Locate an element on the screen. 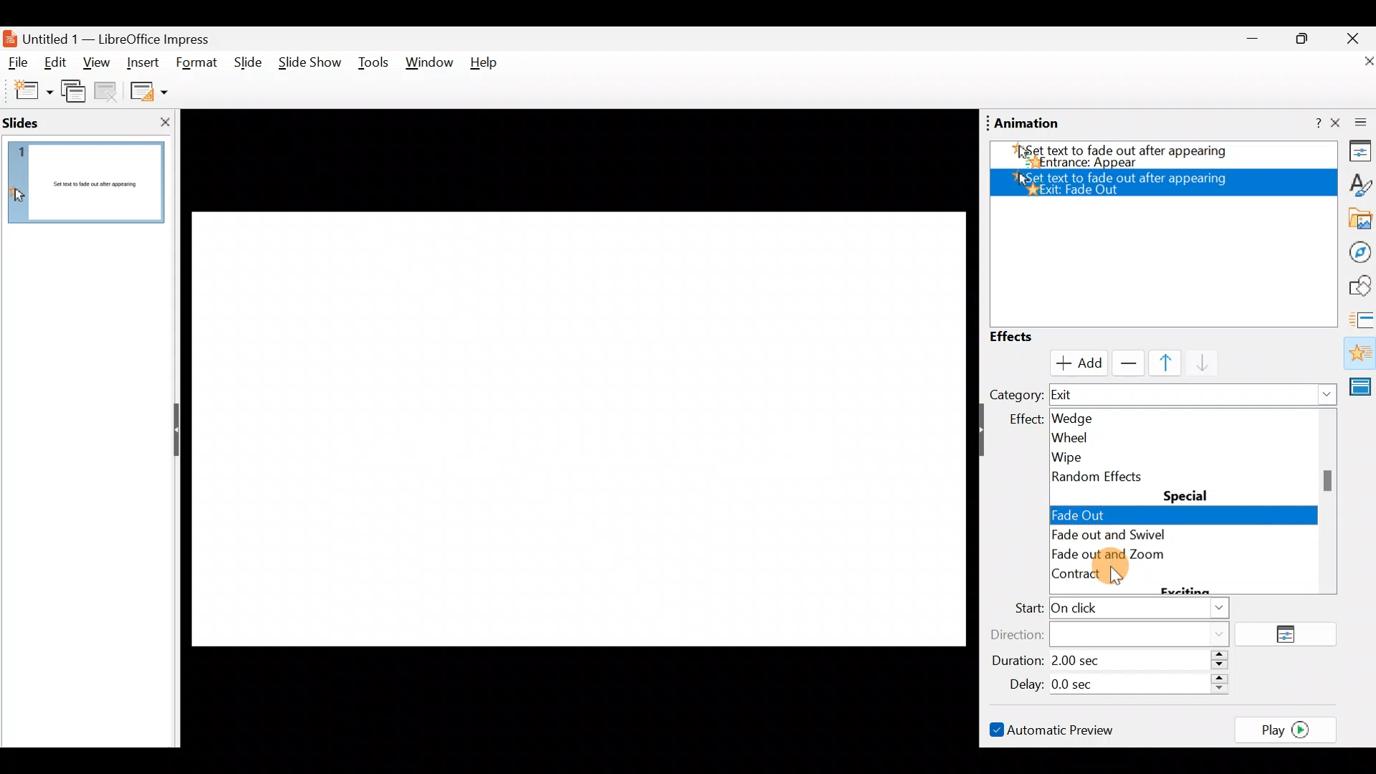 Image resolution: width=1376 pixels, height=774 pixels. Effects is located at coordinates (1025, 337).